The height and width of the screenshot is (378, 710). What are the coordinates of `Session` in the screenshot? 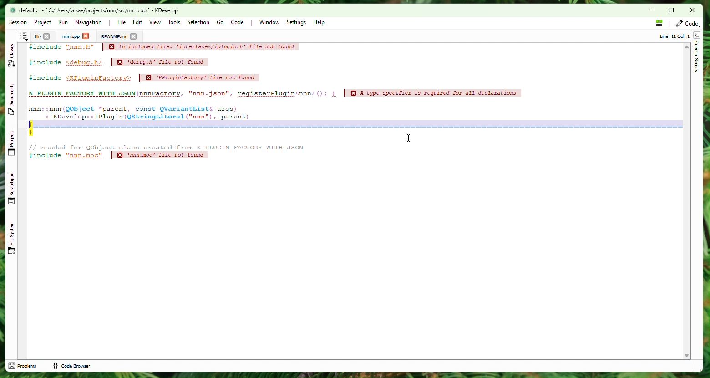 It's located at (20, 23).